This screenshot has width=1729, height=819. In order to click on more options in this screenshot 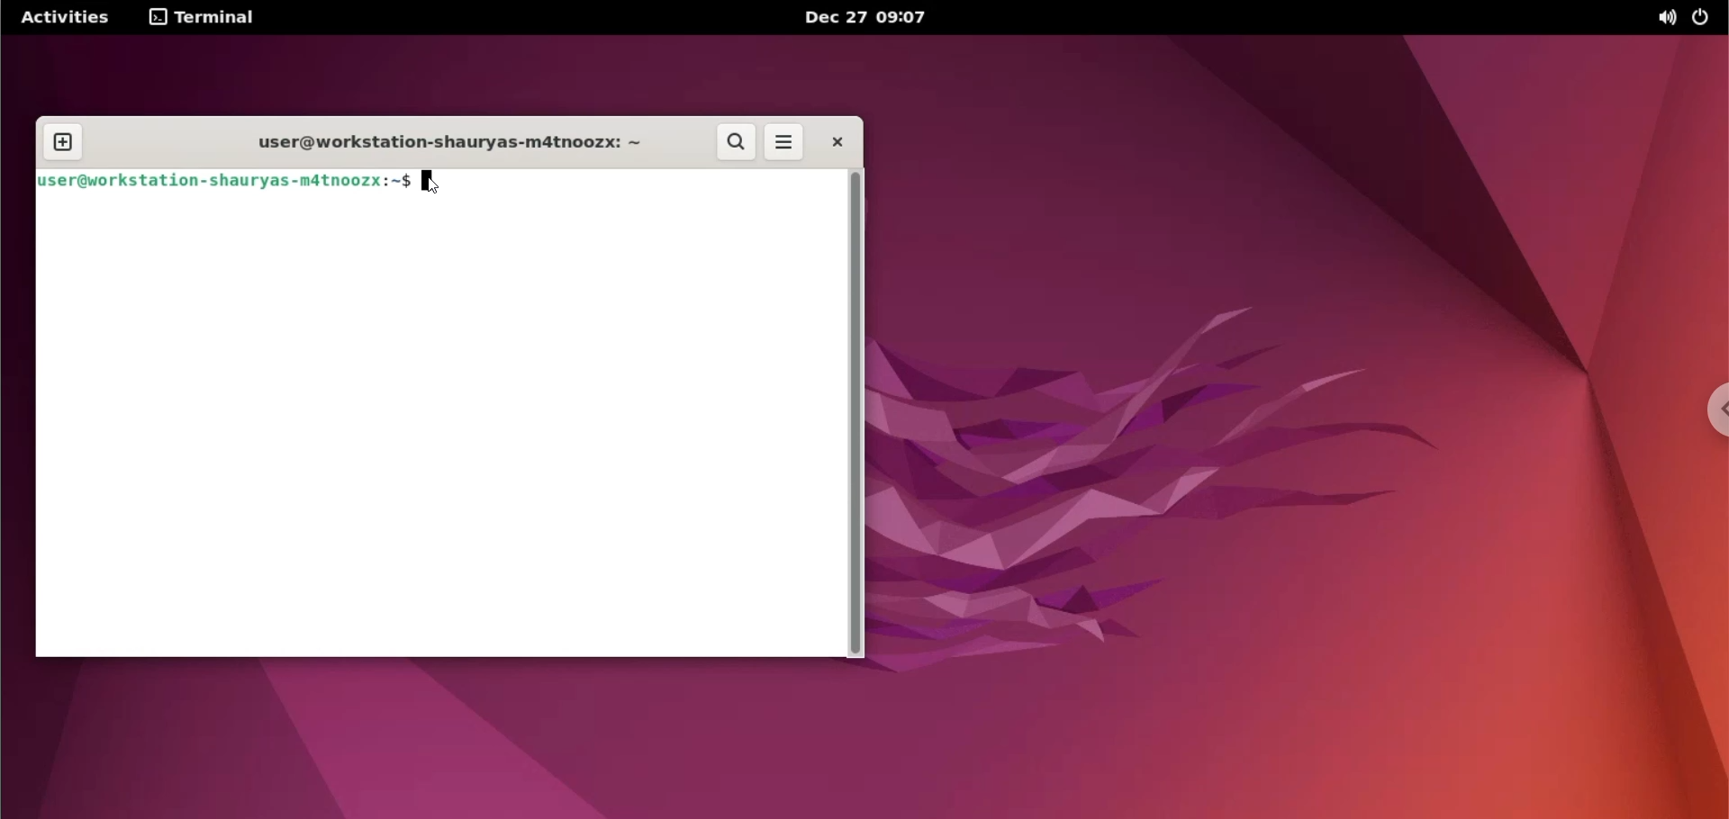, I will do `click(783, 141)`.